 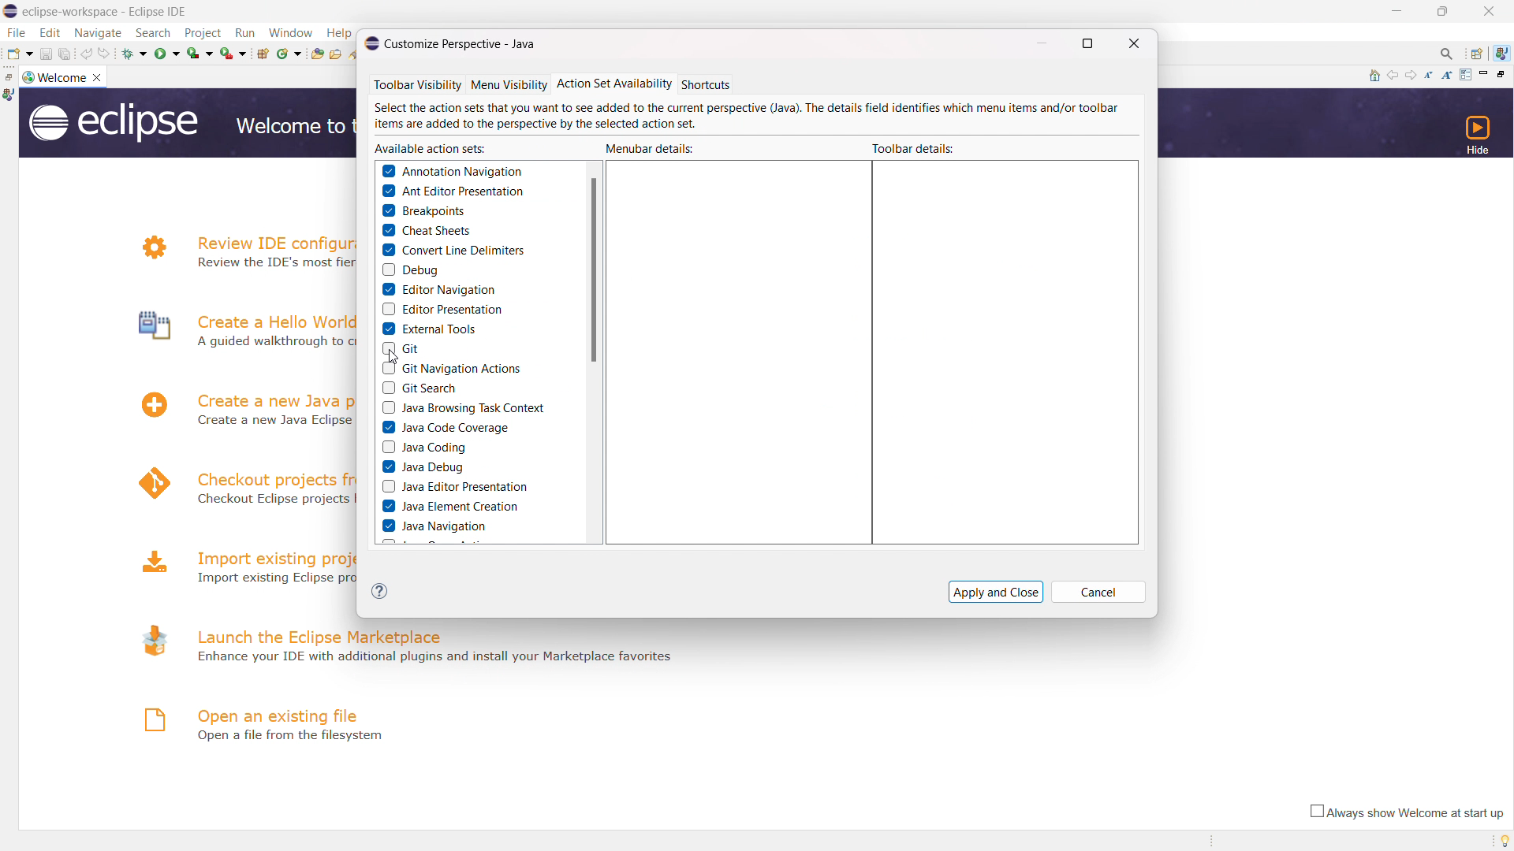 What do you see at coordinates (115, 10) in the screenshot?
I see `Title` at bounding box center [115, 10].